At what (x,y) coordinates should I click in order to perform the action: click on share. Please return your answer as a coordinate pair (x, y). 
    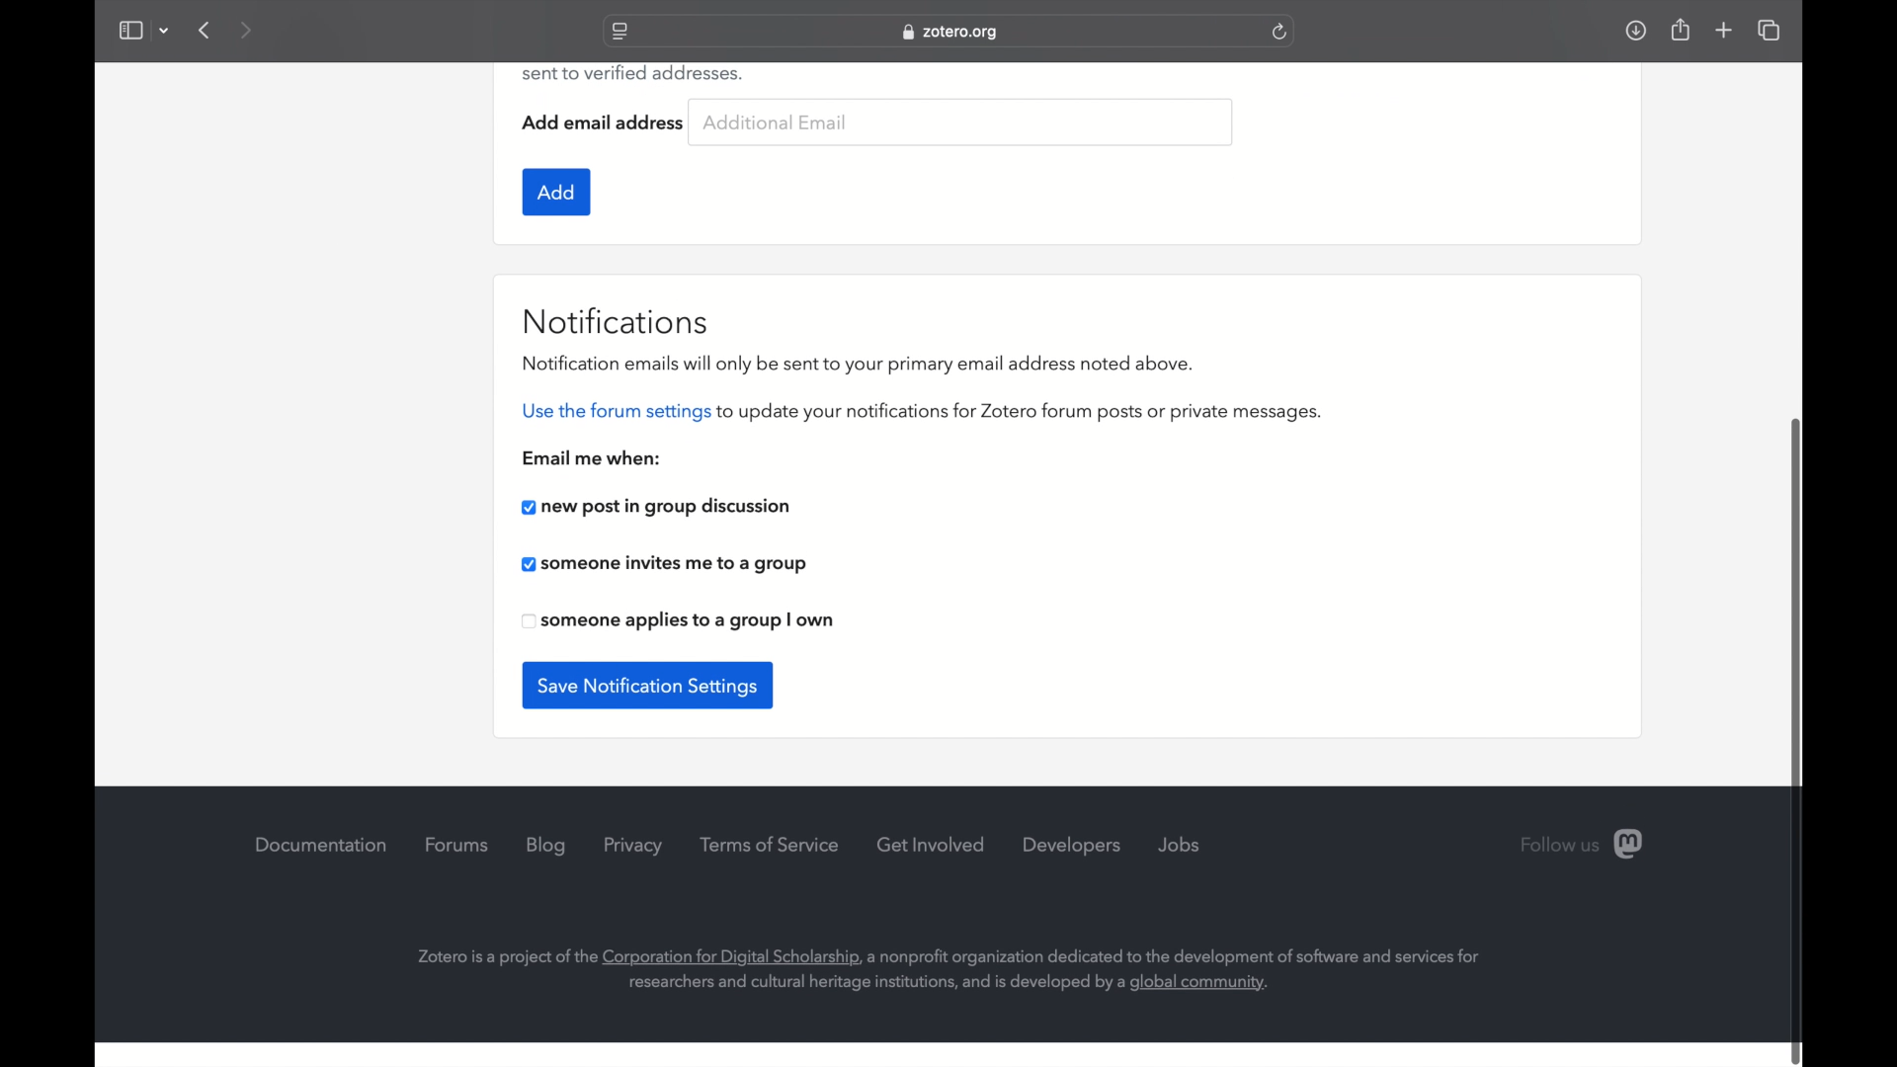
    Looking at the image, I should click on (1679, 29).